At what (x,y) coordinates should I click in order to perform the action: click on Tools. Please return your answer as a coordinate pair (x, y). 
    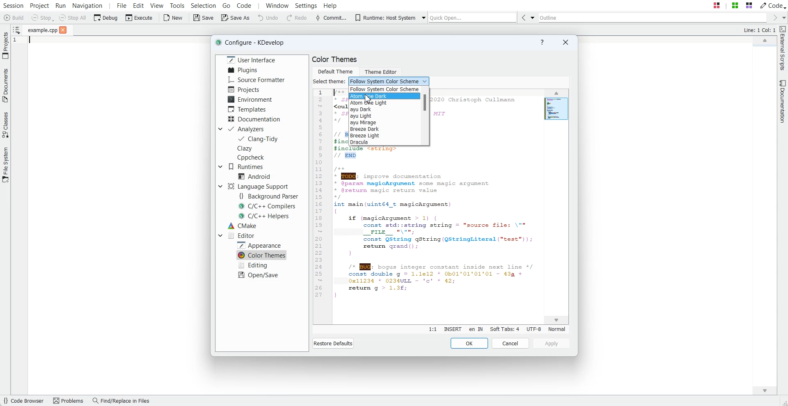
    Looking at the image, I should click on (177, 5).